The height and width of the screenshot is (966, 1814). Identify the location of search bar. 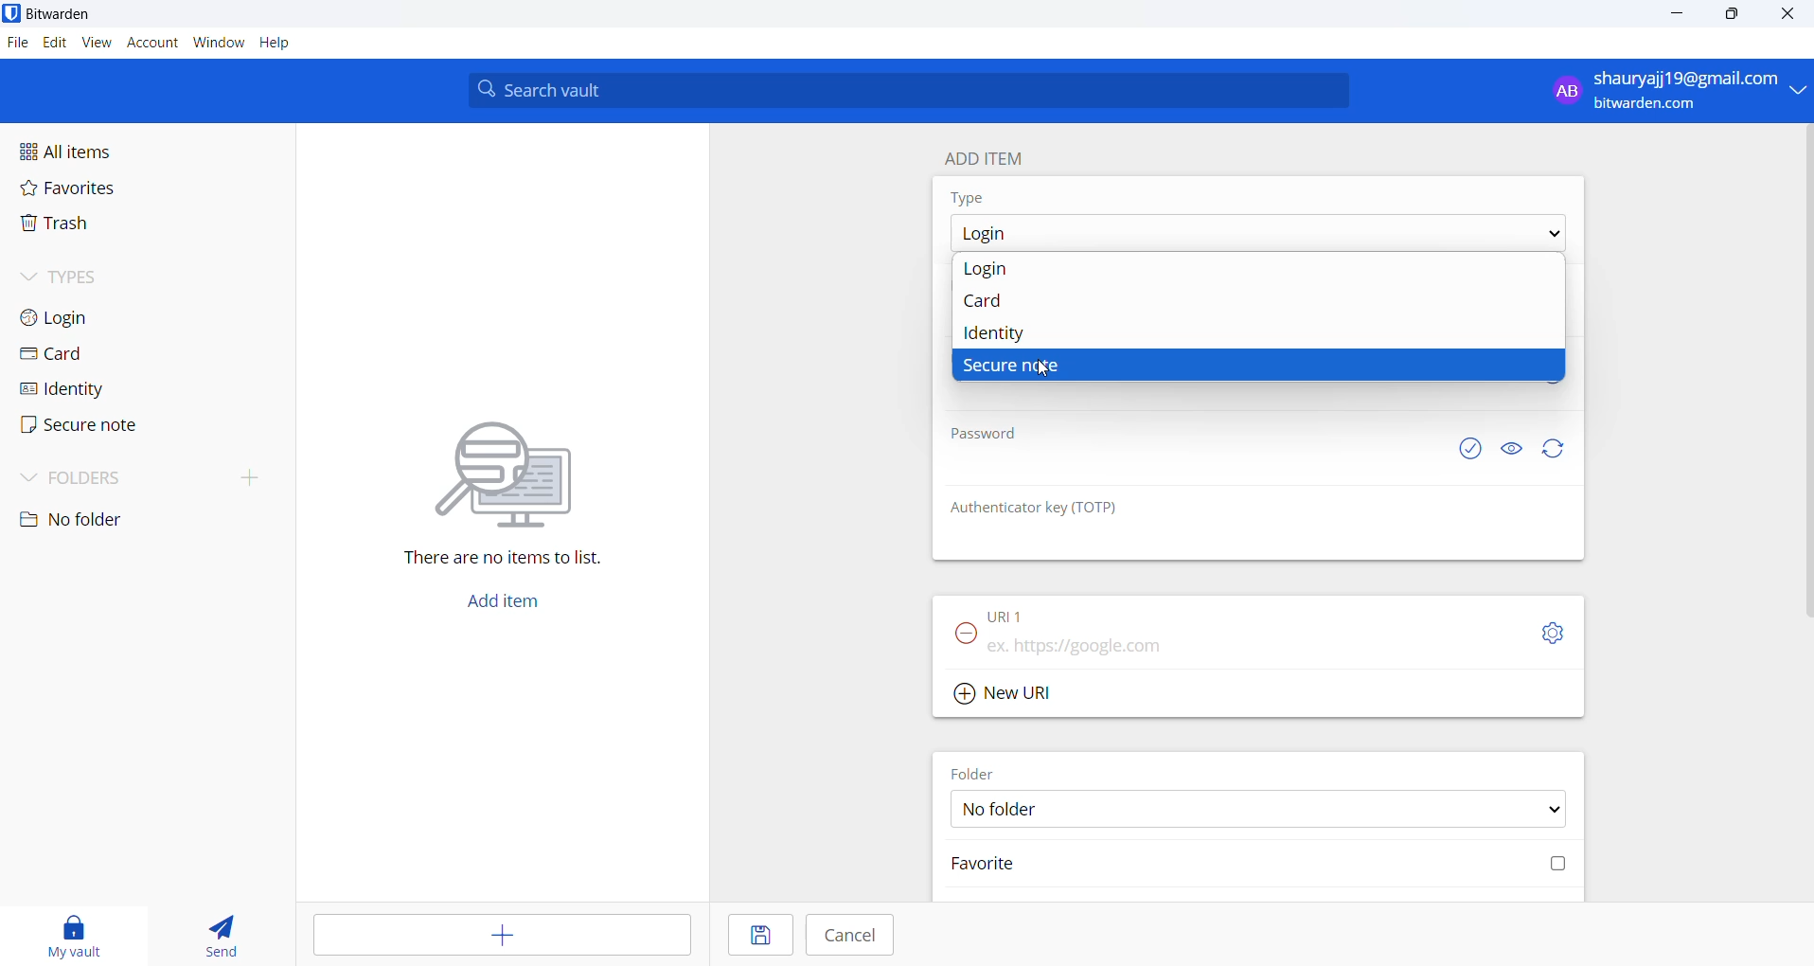
(908, 90).